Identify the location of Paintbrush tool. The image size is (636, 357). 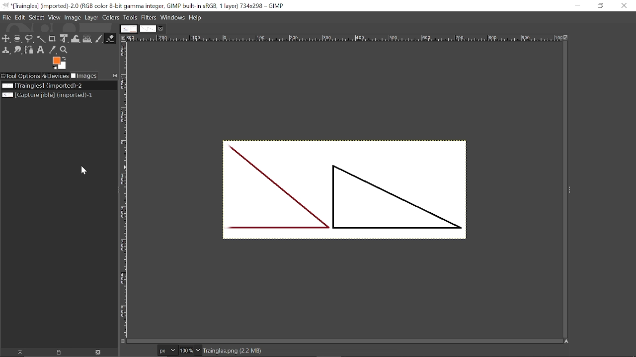
(99, 39).